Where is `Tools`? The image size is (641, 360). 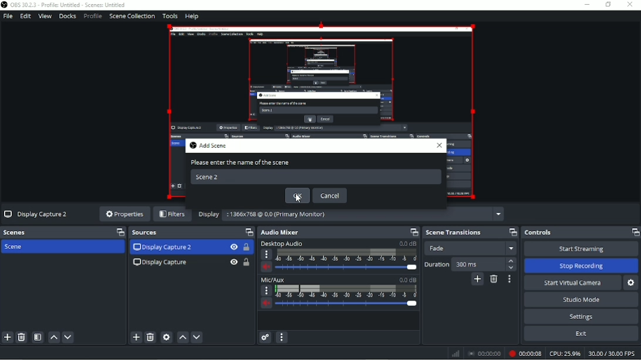
Tools is located at coordinates (168, 16).